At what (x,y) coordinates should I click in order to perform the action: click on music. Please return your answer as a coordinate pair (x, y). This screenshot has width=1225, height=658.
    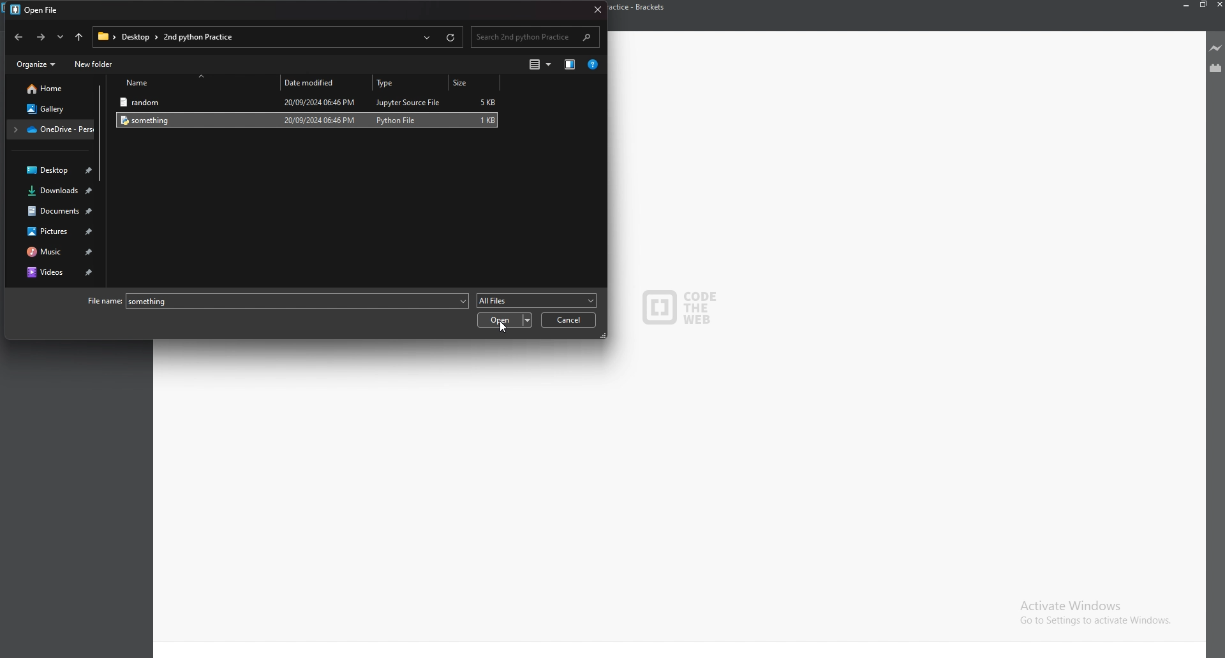
    Looking at the image, I should click on (50, 252).